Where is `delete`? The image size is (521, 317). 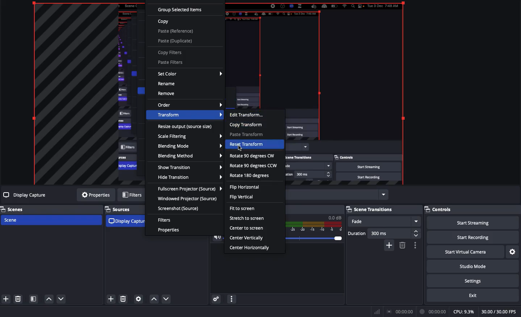
delete is located at coordinates (403, 247).